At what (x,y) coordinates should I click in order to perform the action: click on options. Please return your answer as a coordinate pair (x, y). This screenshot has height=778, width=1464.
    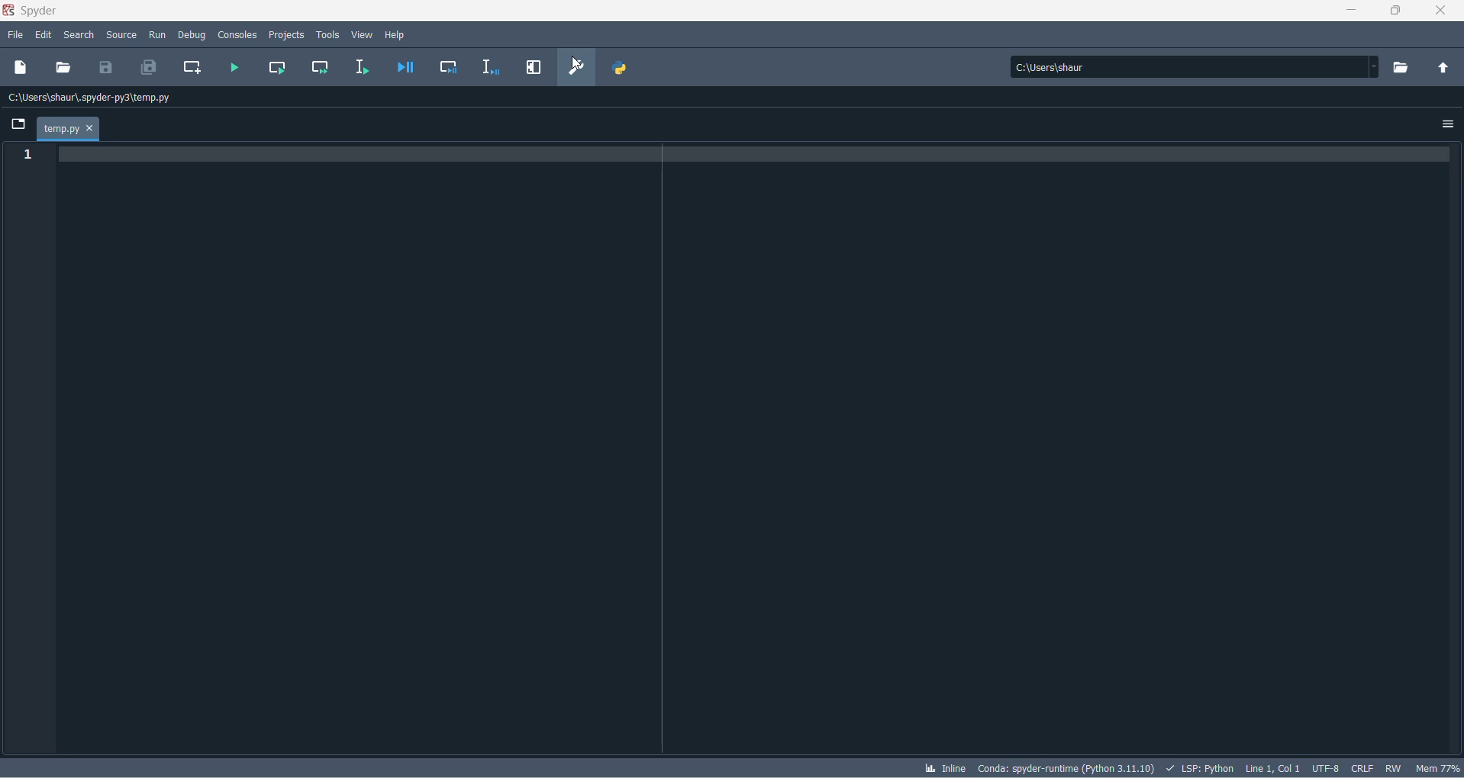
    Looking at the image, I should click on (1449, 121).